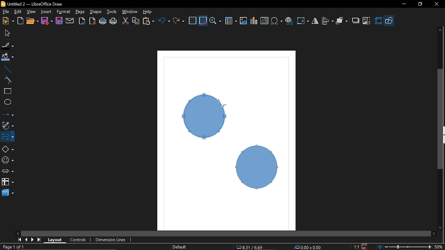 This screenshot has width=445, height=250. What do you see at coordinates (7, 193) in the screenshot?
I see `3d shapes` at bounding box center [7, 193].